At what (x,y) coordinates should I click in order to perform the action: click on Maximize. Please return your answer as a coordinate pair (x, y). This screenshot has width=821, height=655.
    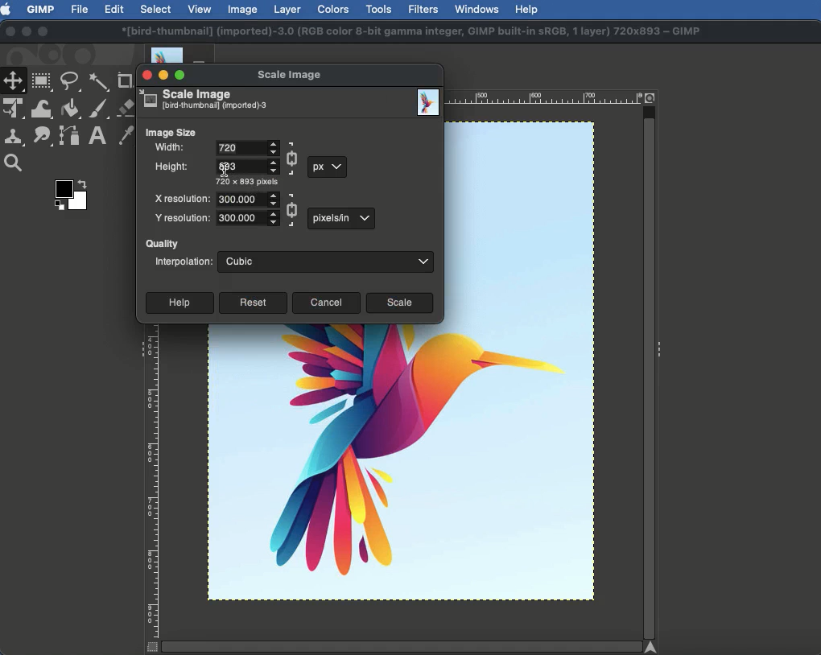
    Looking at the image, I should click on (43, 32).